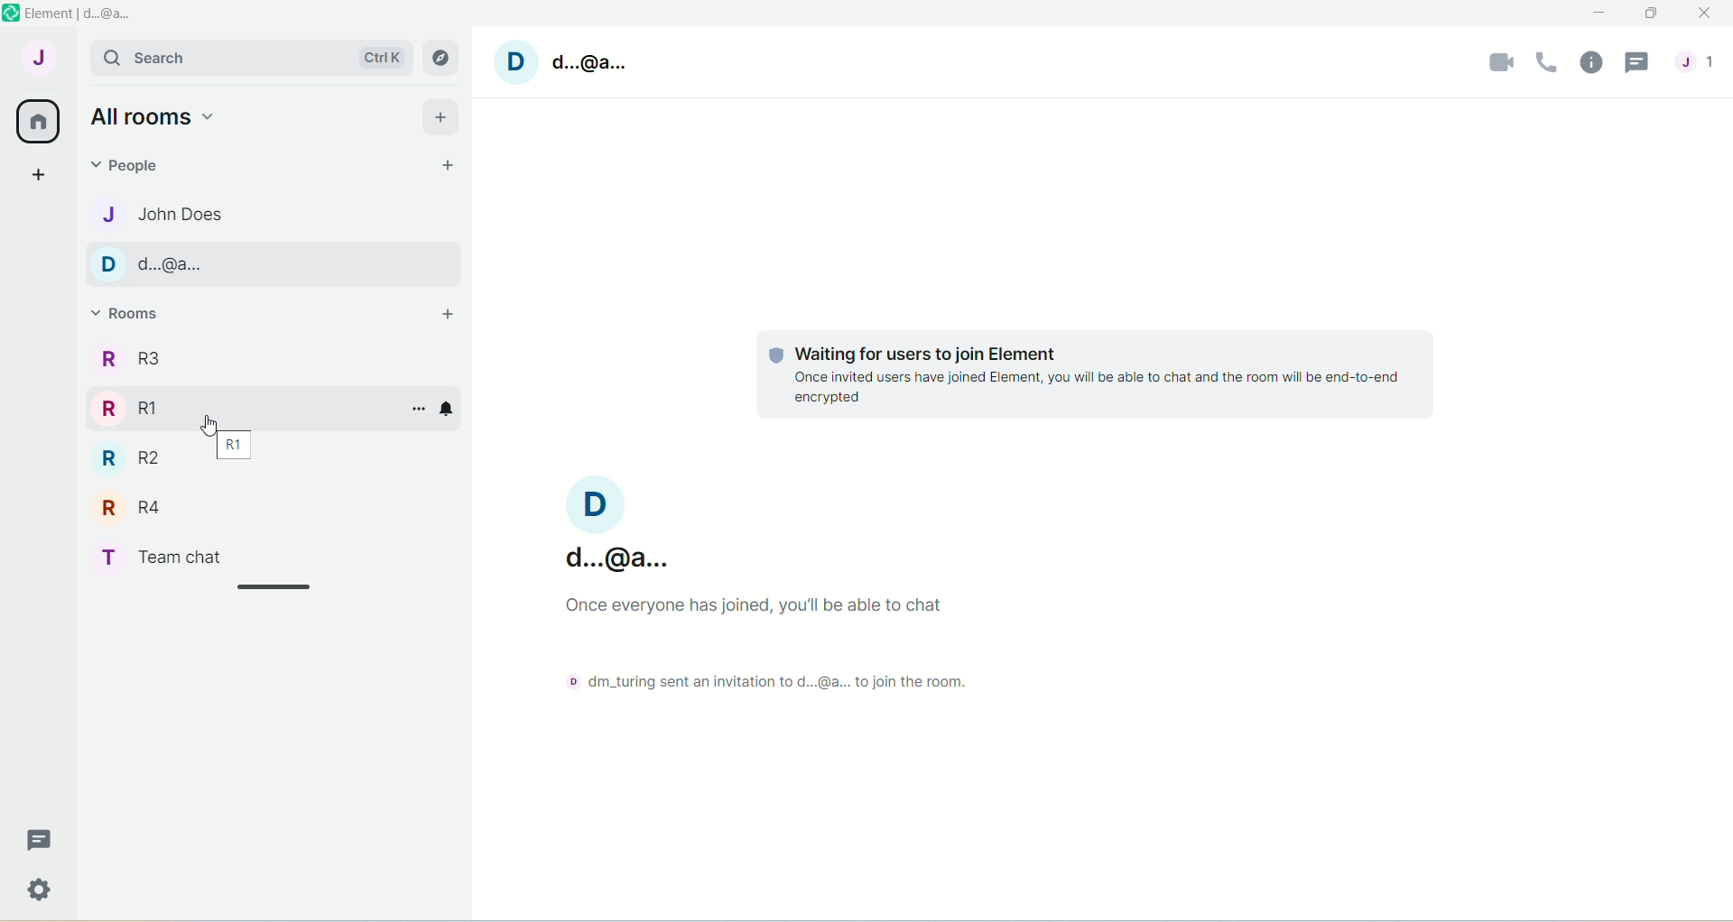 This screenshot has height=922, width=1733. What do you see at coordinates (131, 459) in the screenshot?
I see `R R2` at bounding box center [131, 459].